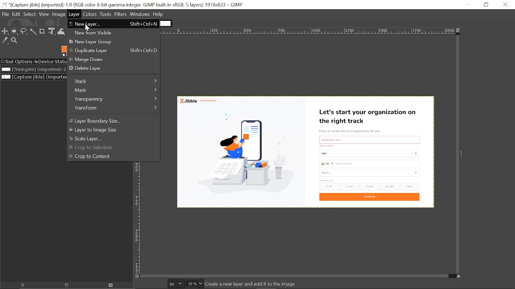 This screenshot has width=515, height=289. What do you see at coordinates (114, 121) in the screenshot?
I see `Layer Boundary size` at bounding box center [114, 121].